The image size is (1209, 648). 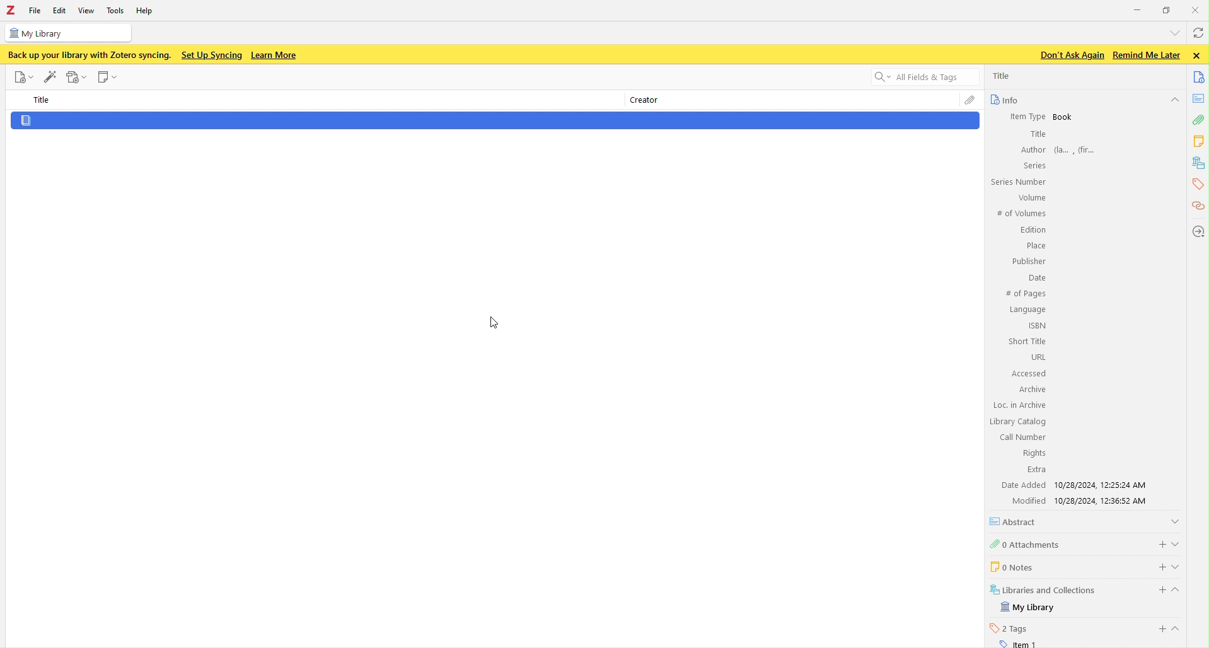 What do you see at coordinates (1024, 500) in the screenshot?
I see `‘Modified` at bounding box center [1024, 500].